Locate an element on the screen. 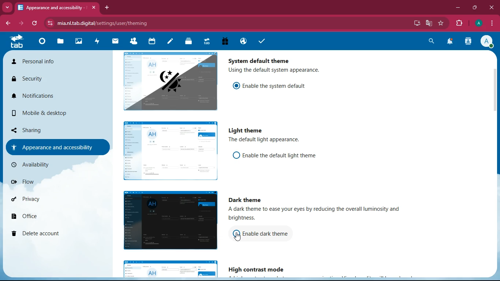 This screenshot has height=281, width=500. close tab is located at coordinates (94, 8).